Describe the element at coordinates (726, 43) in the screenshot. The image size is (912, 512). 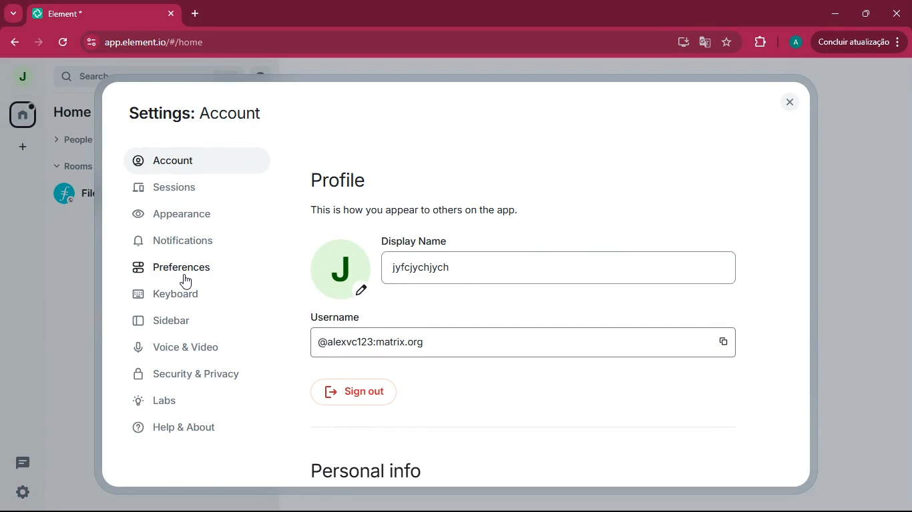
I see `favourite` at that location.